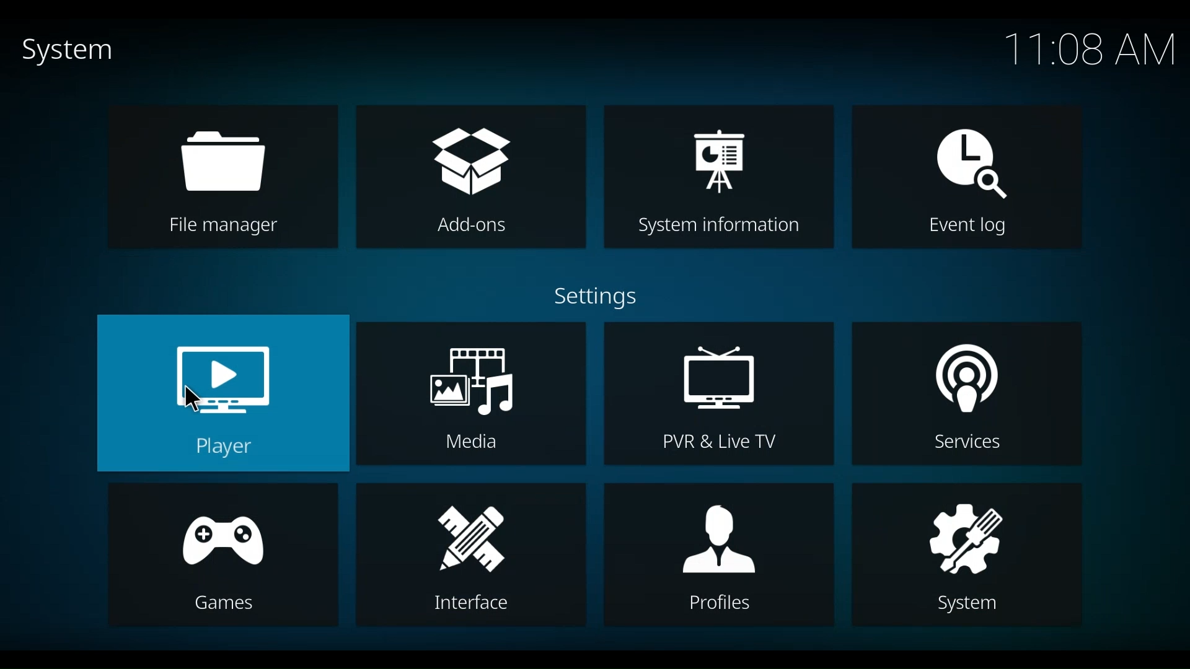  Describe the element at coordinates (591, 296) in the screenshot. I see `Settings` at that location.